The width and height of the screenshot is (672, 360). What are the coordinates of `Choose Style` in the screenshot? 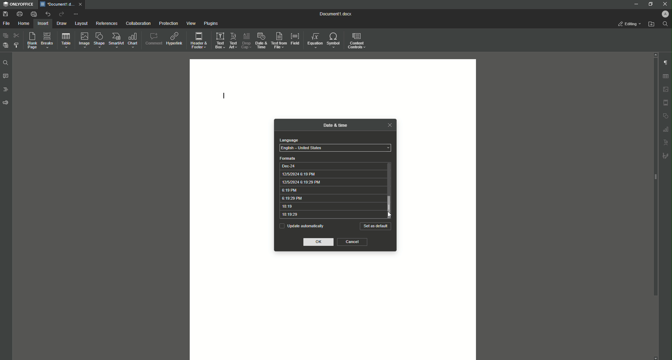 It's located at (16, 45).